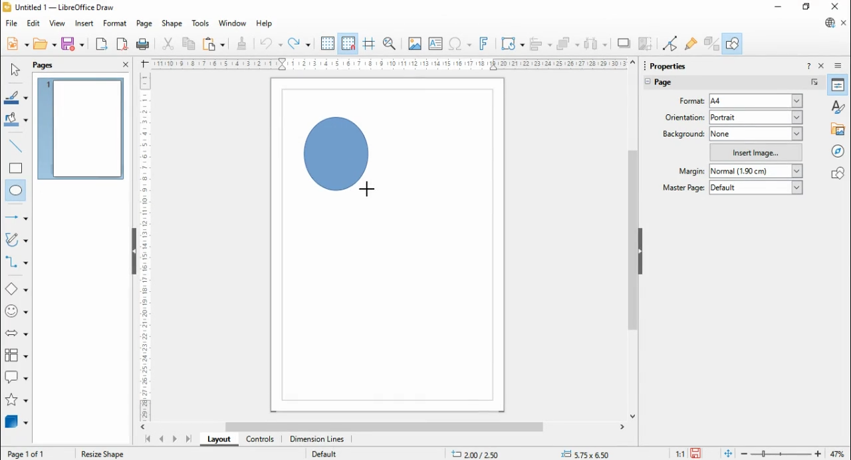 The image size is (851, 460). Describe the element at coordinates (57, 23) in the screenshot. I see `view` at that location.